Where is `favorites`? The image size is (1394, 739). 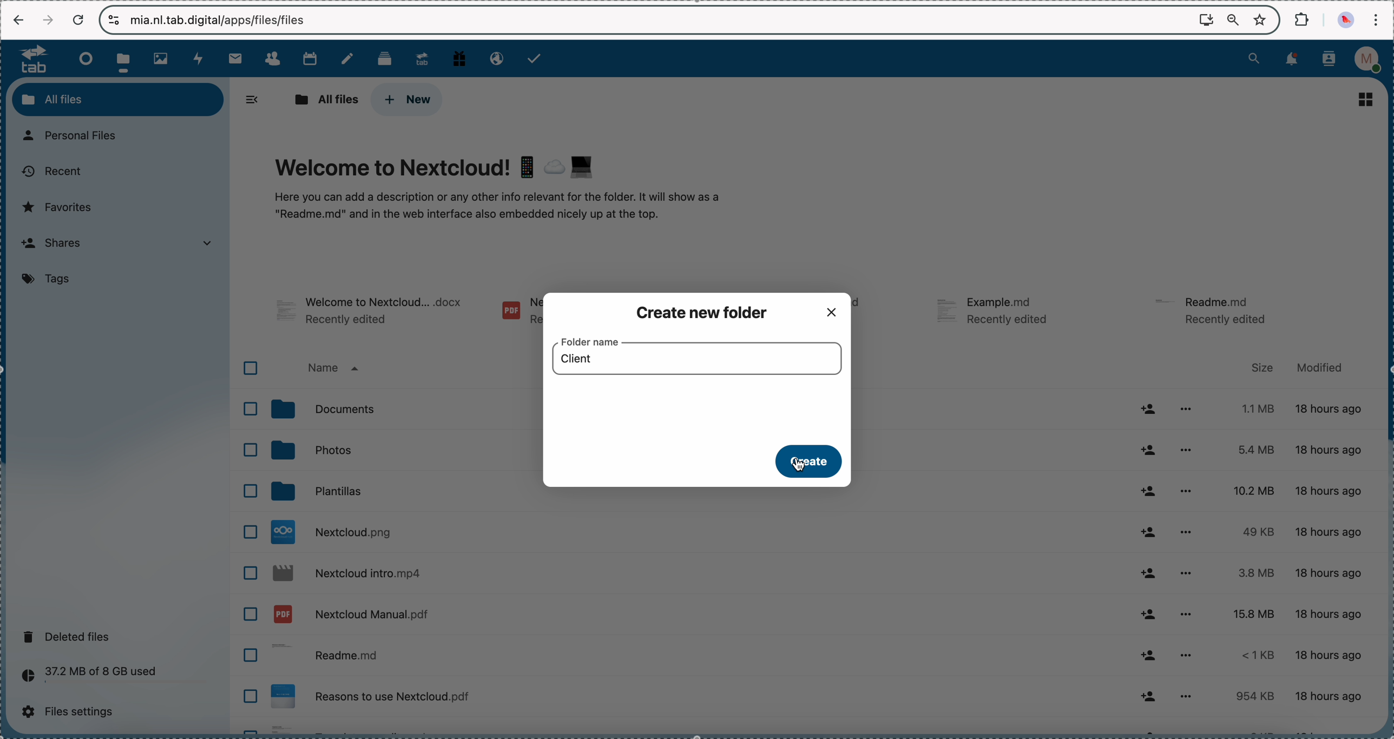 favorites is located at coordinates (1262, 19).